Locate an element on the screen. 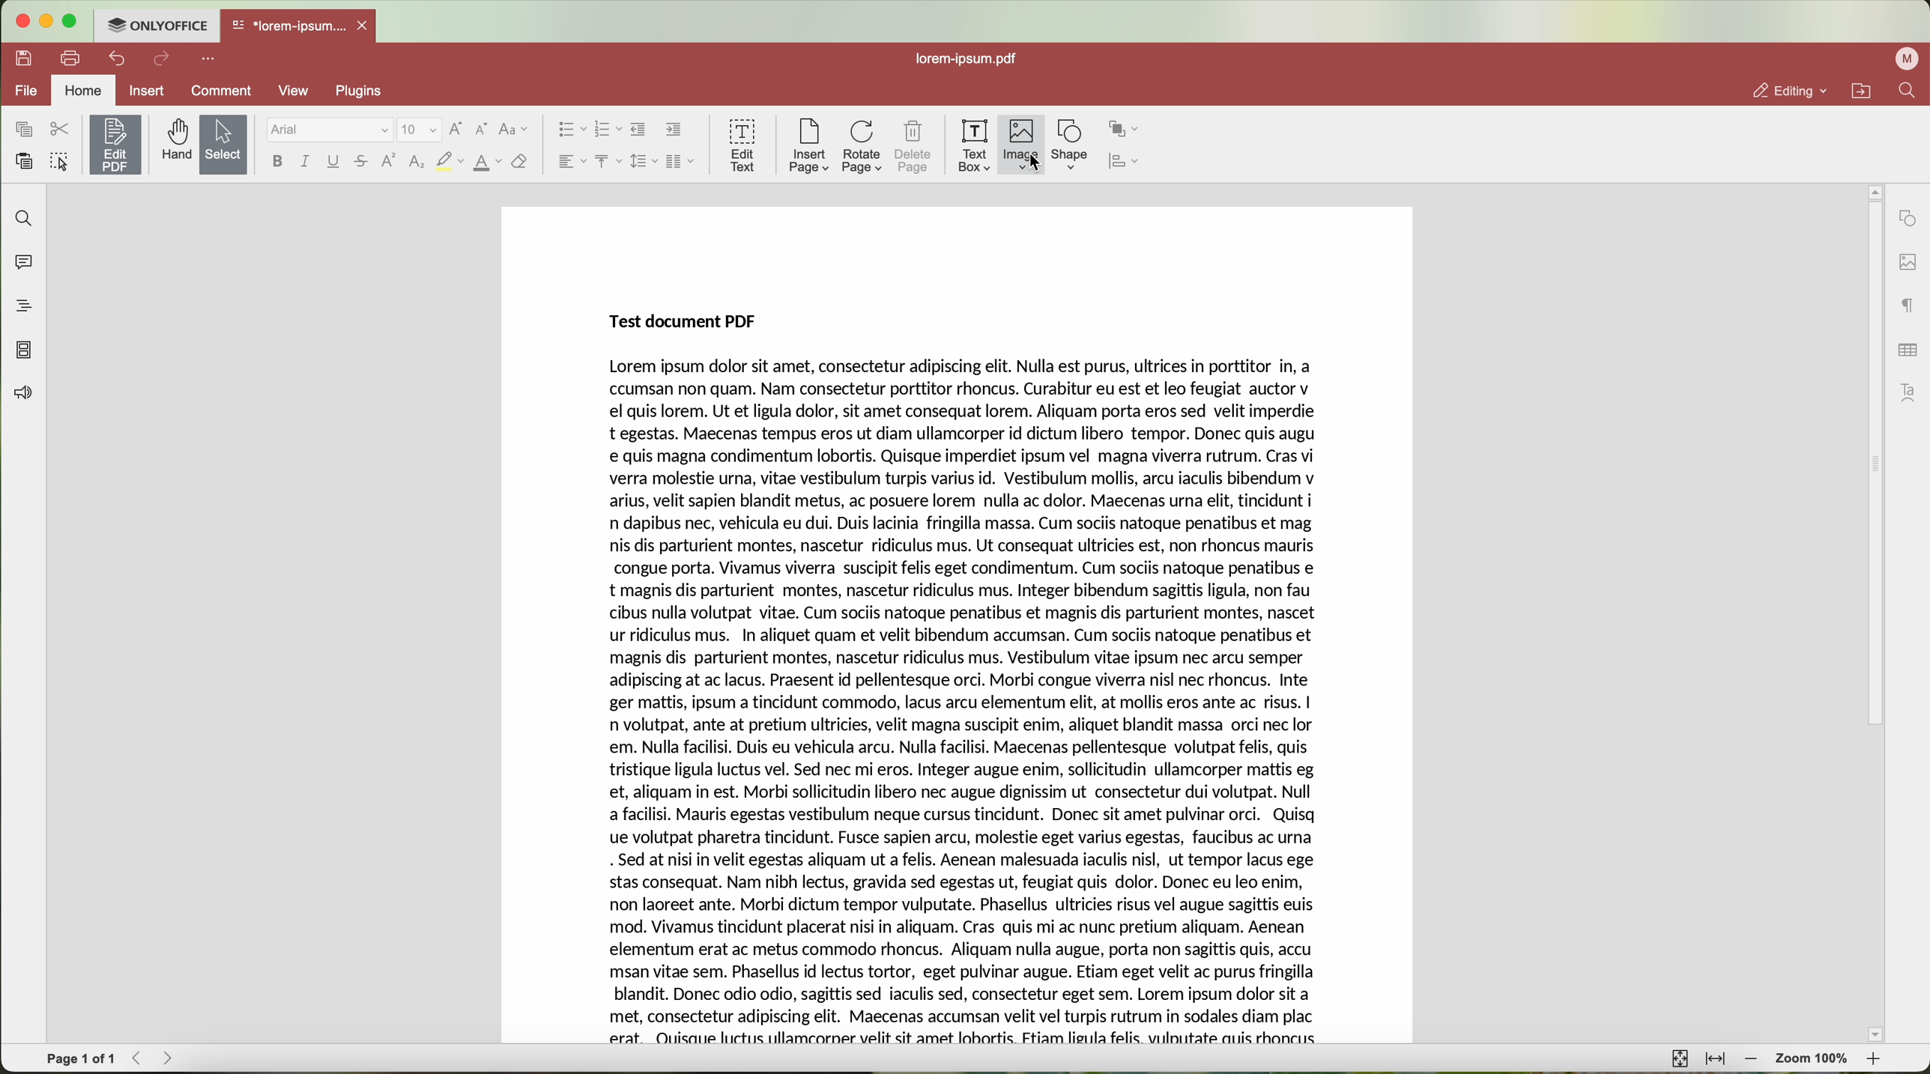  redo is located at coordinates (162, 60).